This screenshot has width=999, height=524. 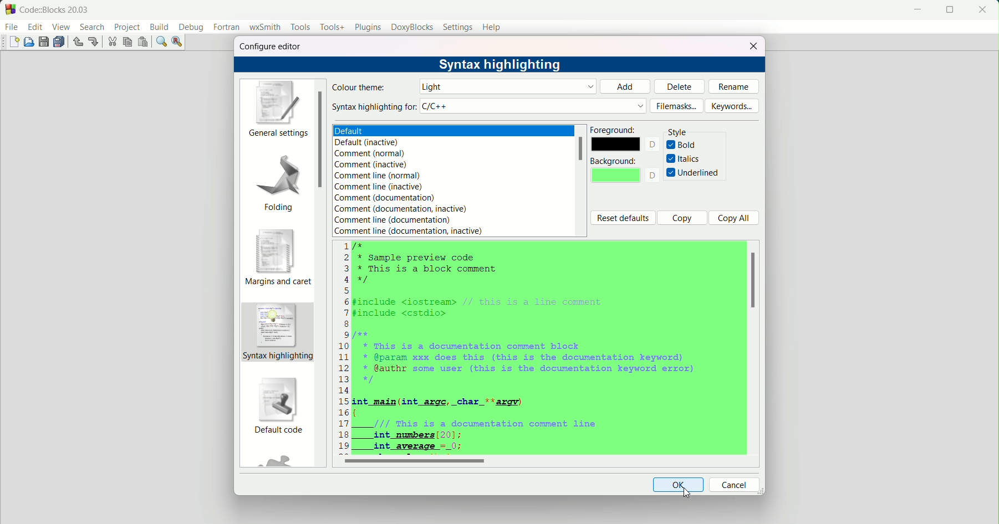 What do you see at coordinates (458, 28) in the screenshot?
I see `settings` at bounding box center [458, 28].